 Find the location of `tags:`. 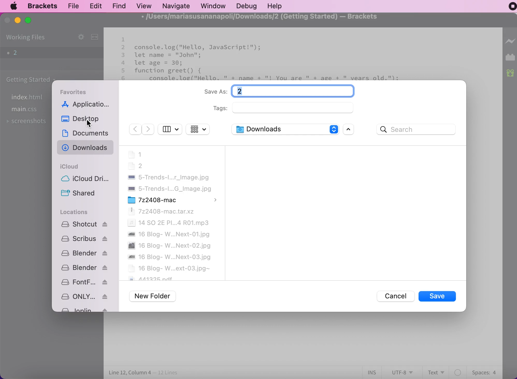

tags: is located at coordinates (290, 108).